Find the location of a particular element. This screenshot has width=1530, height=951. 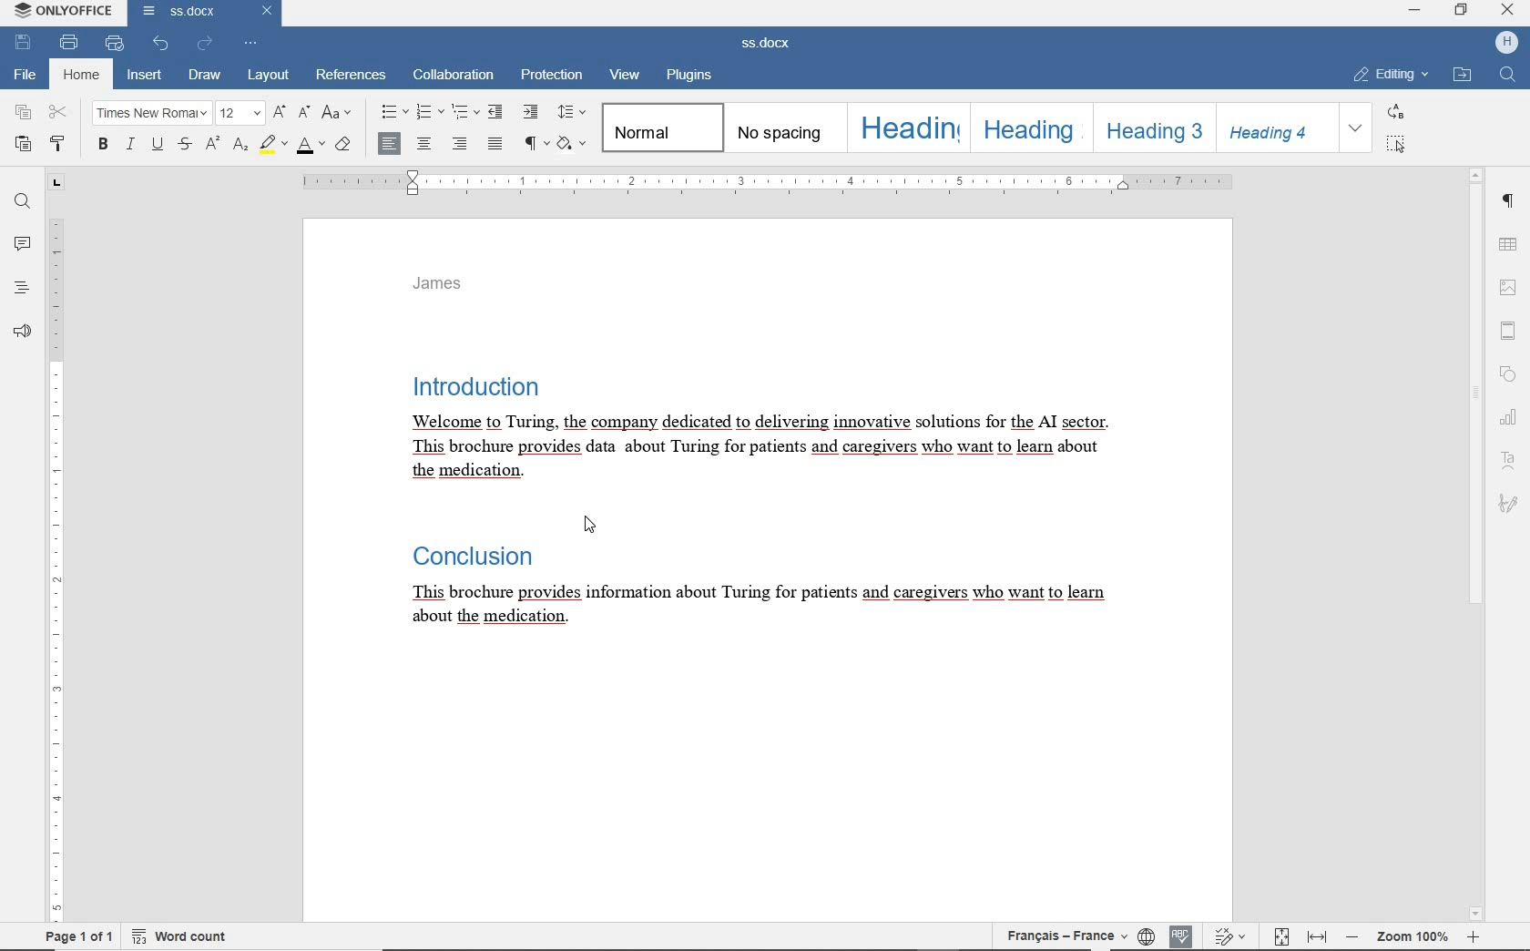

SYSTEM NAME is located at coordinates (65, 15).